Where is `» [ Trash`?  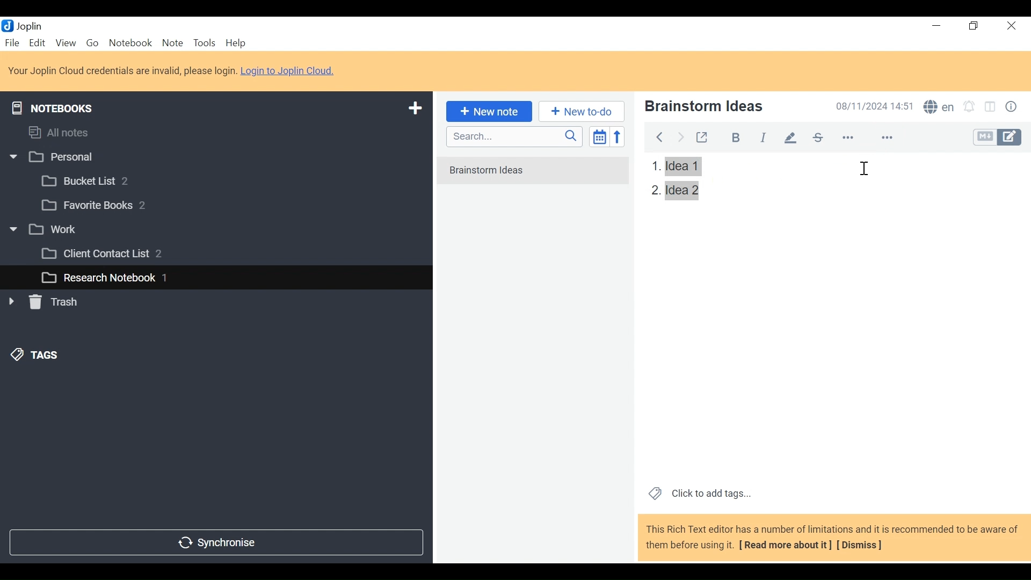 » [ Trash is located at coordinates (56, 302).